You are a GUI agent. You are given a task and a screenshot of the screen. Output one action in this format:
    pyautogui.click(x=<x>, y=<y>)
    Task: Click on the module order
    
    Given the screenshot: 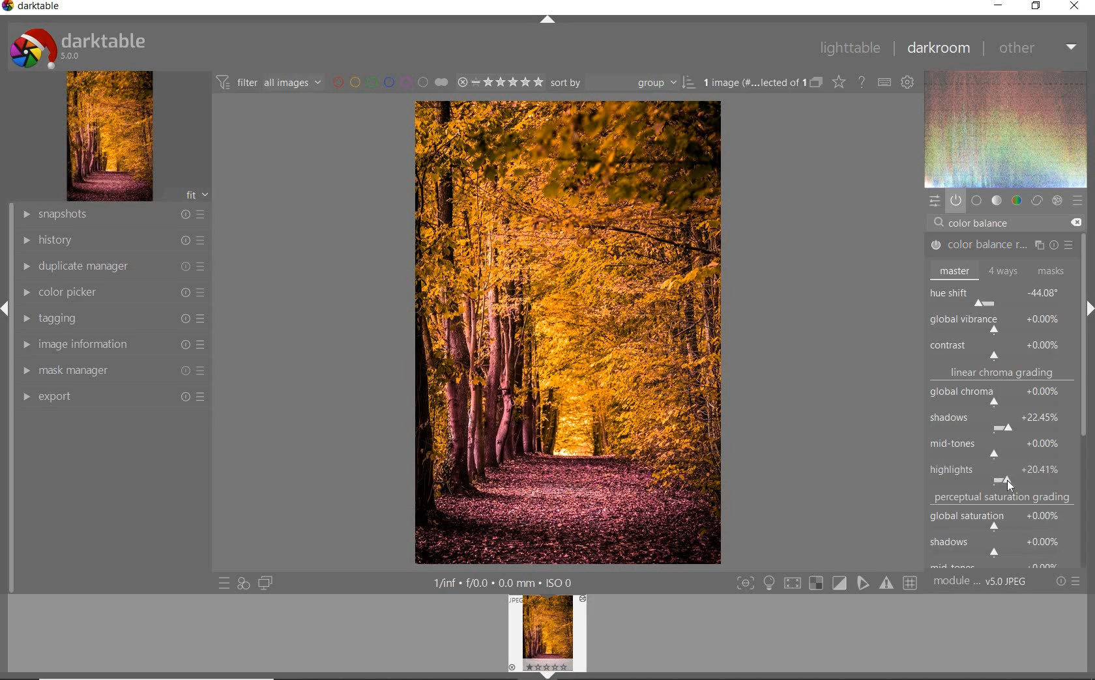 What is the action you would take?
    pyautogui.click(x=980, y=583)
    